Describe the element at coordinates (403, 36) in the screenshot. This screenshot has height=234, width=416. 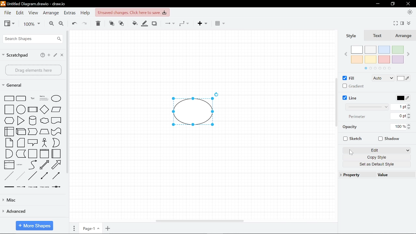
I see `Arrange` at that location.